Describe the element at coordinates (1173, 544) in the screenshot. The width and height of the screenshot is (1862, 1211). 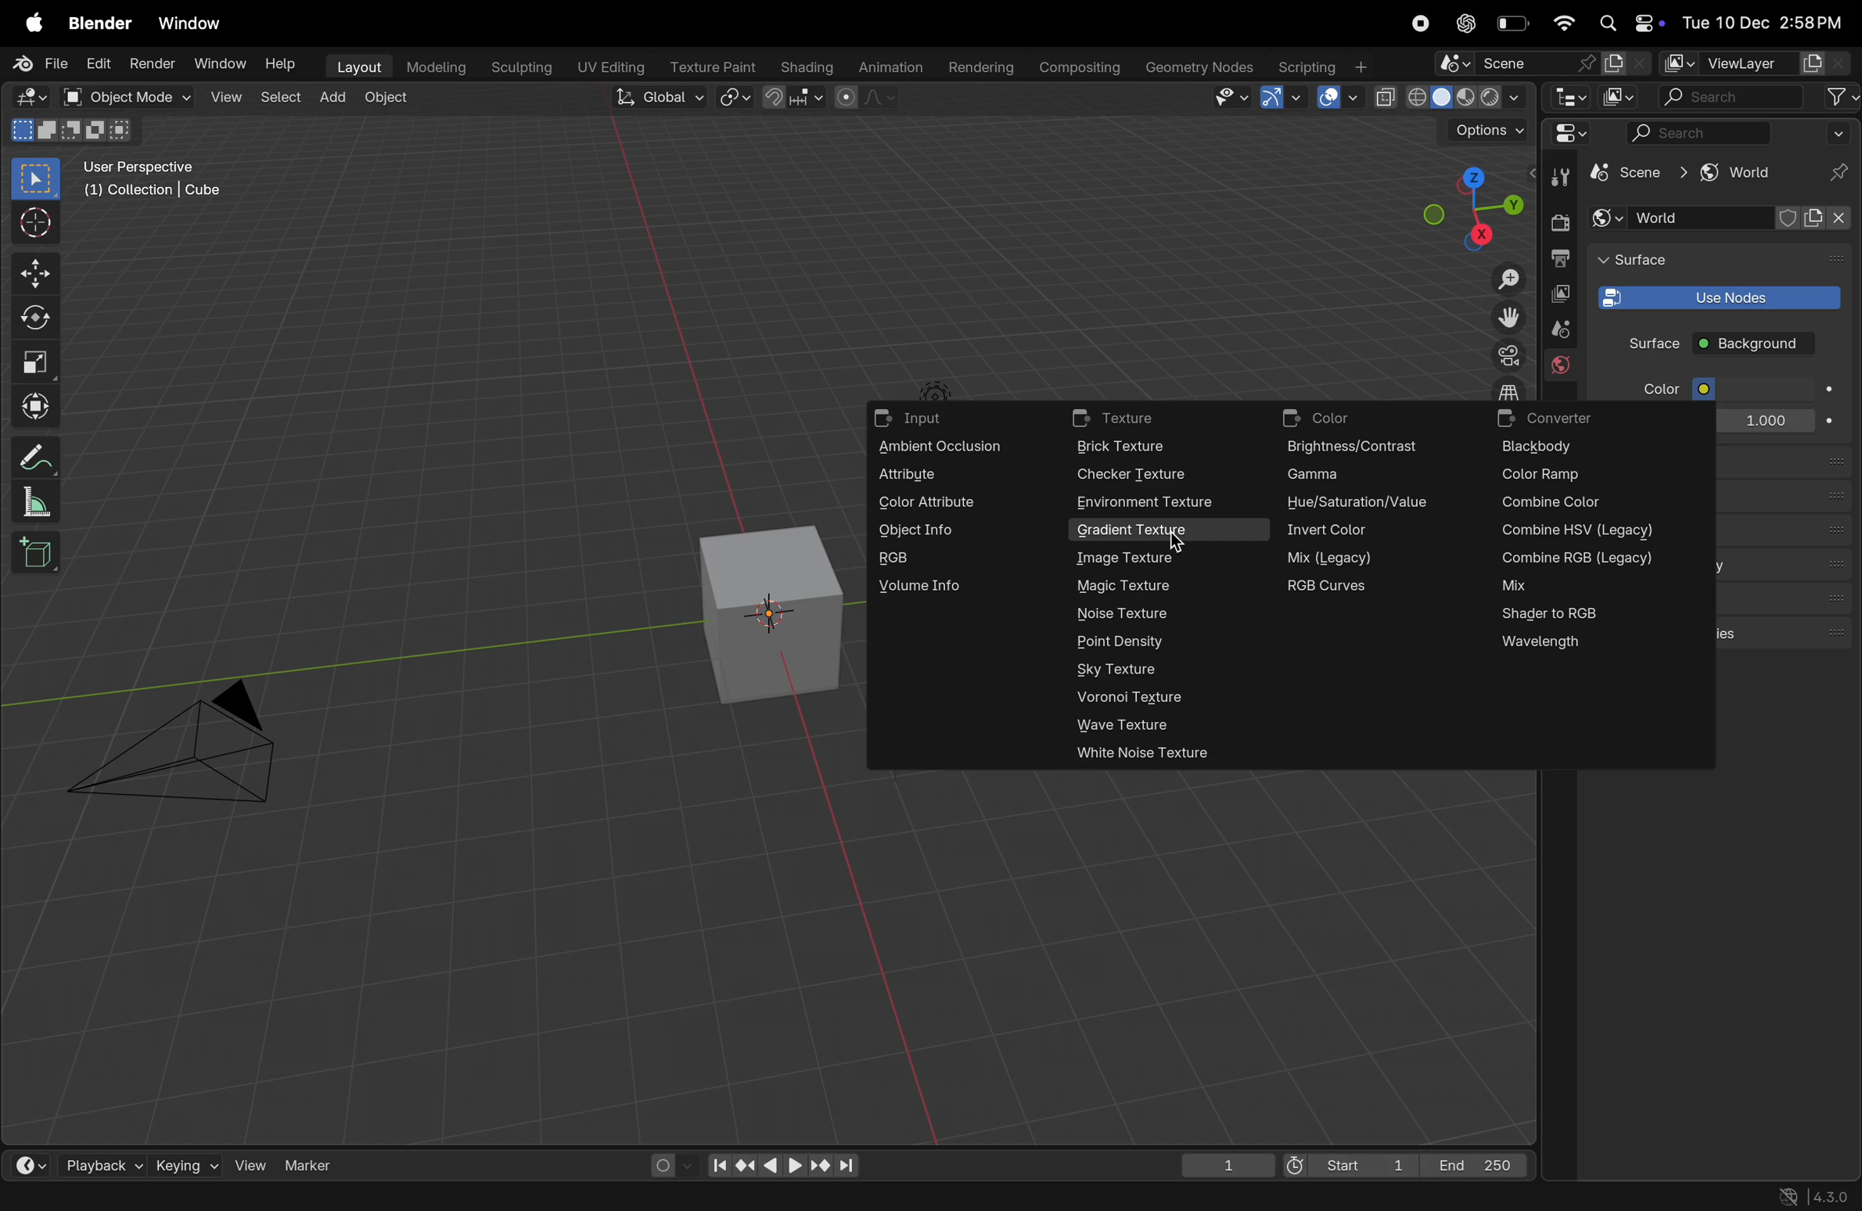
I see `cursor` at that location.